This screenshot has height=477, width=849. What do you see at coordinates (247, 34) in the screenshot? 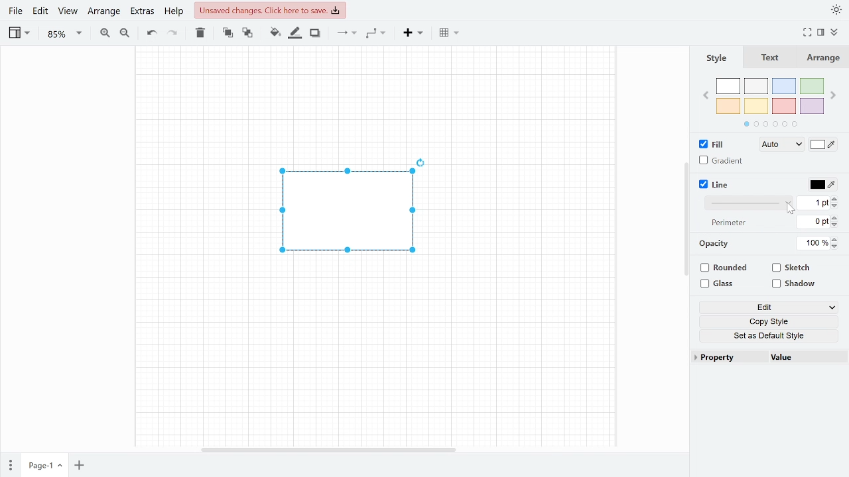
I see `To back` at bounding box center [247, 34].